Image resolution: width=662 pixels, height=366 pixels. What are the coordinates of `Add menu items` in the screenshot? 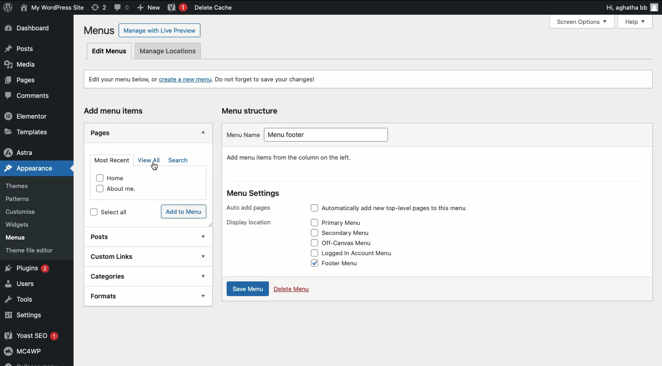 It's located at (116, 110).